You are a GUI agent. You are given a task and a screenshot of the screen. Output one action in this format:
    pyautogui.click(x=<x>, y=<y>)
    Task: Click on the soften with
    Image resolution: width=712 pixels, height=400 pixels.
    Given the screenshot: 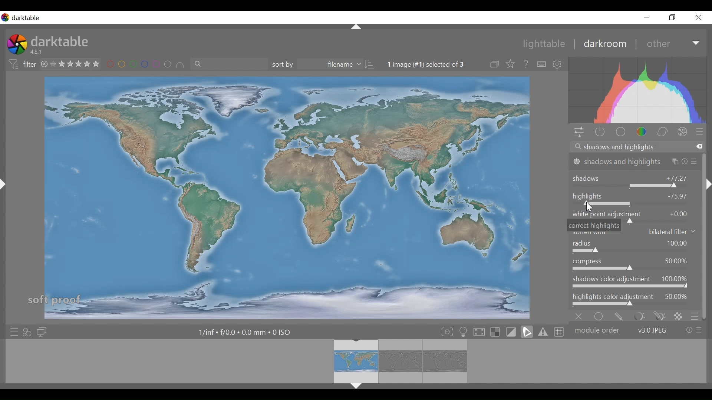 What is the action you would take?
    pyautogui.click(x=663, y=231)
    